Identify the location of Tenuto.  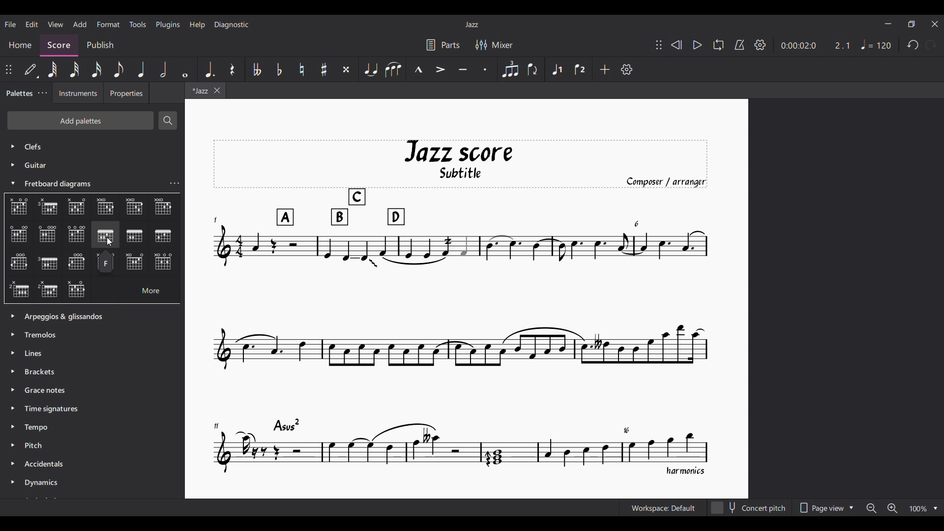
(463, 70).